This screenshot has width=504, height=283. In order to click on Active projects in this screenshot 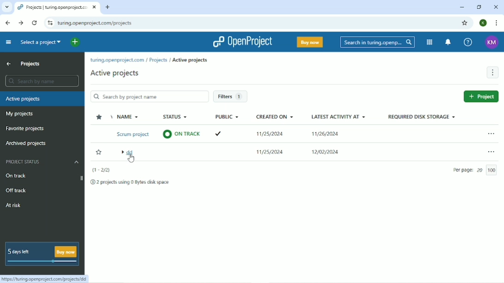, I will do `click(191, 60)`.